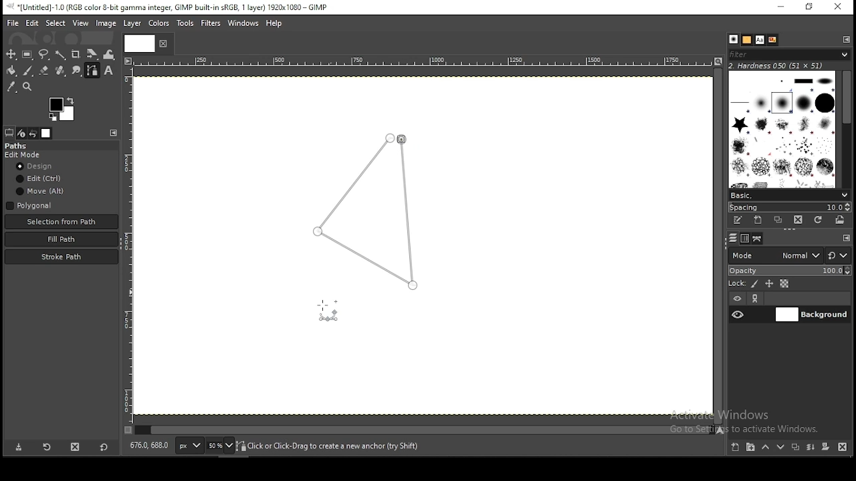 The height and width of the screenshot is (481, 856). I want to click on configure this tab, so click(848, 238).